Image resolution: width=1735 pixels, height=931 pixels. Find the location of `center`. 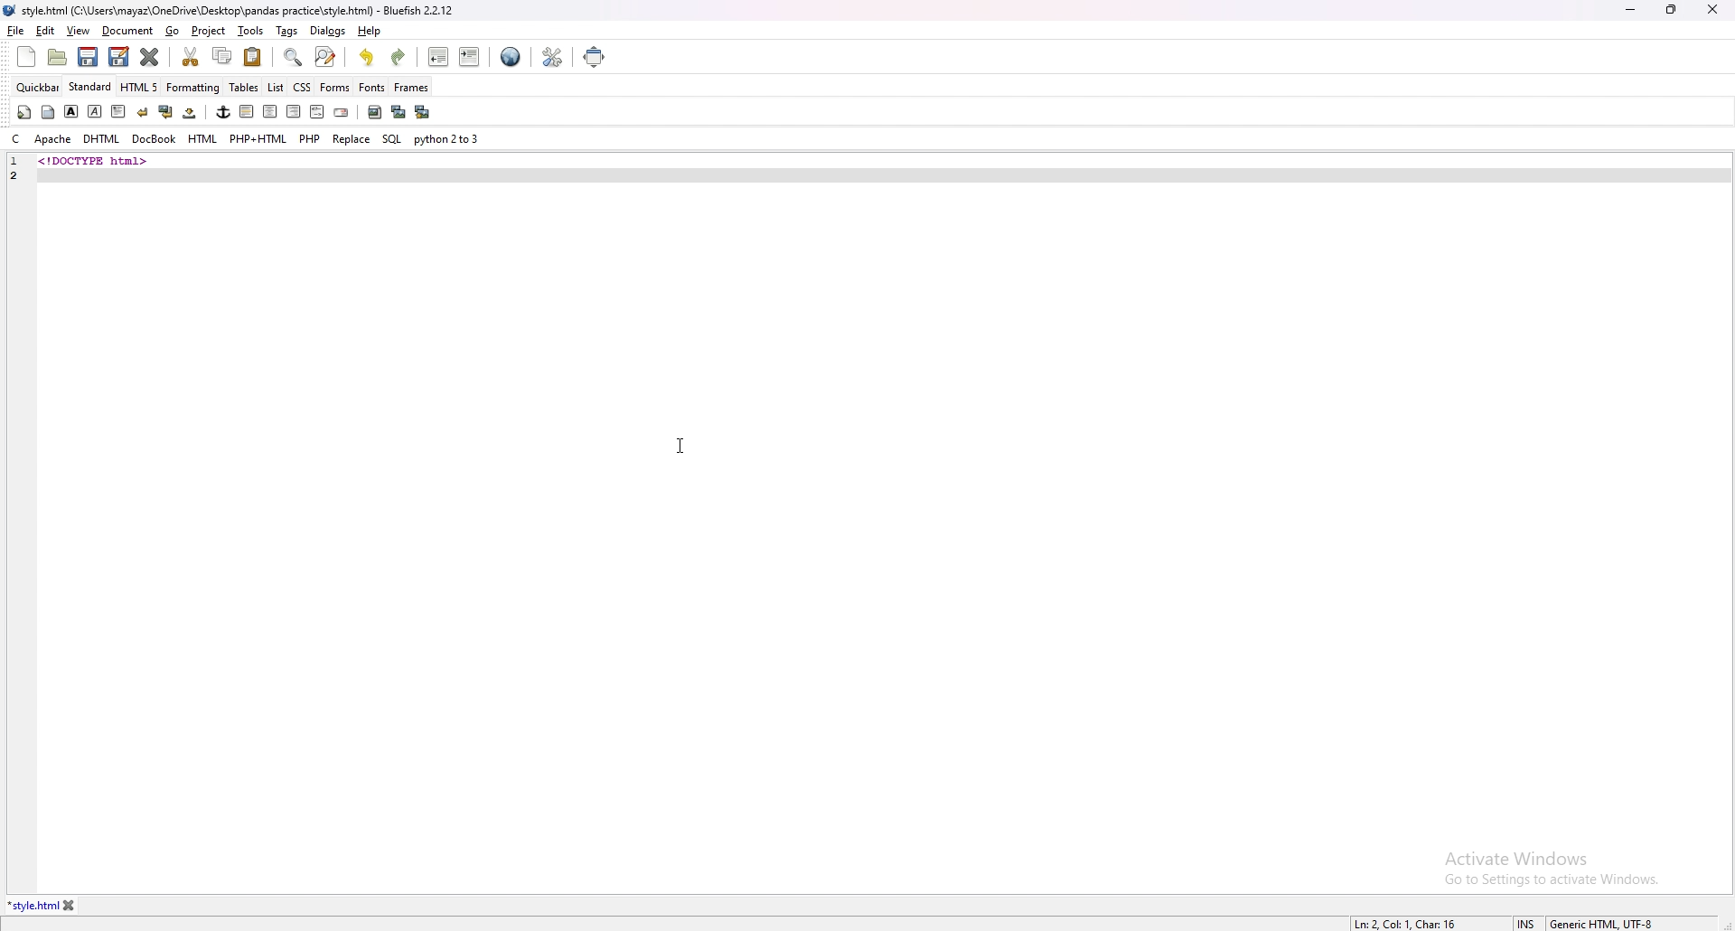

center is located at coordinates (269, 112).